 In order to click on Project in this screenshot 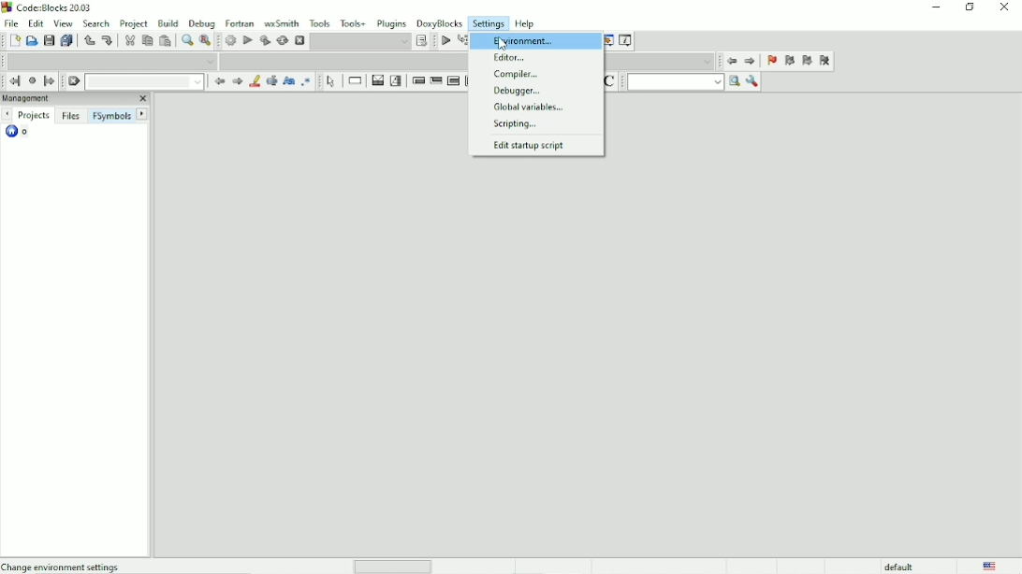, I will do `click(134, 24)`.